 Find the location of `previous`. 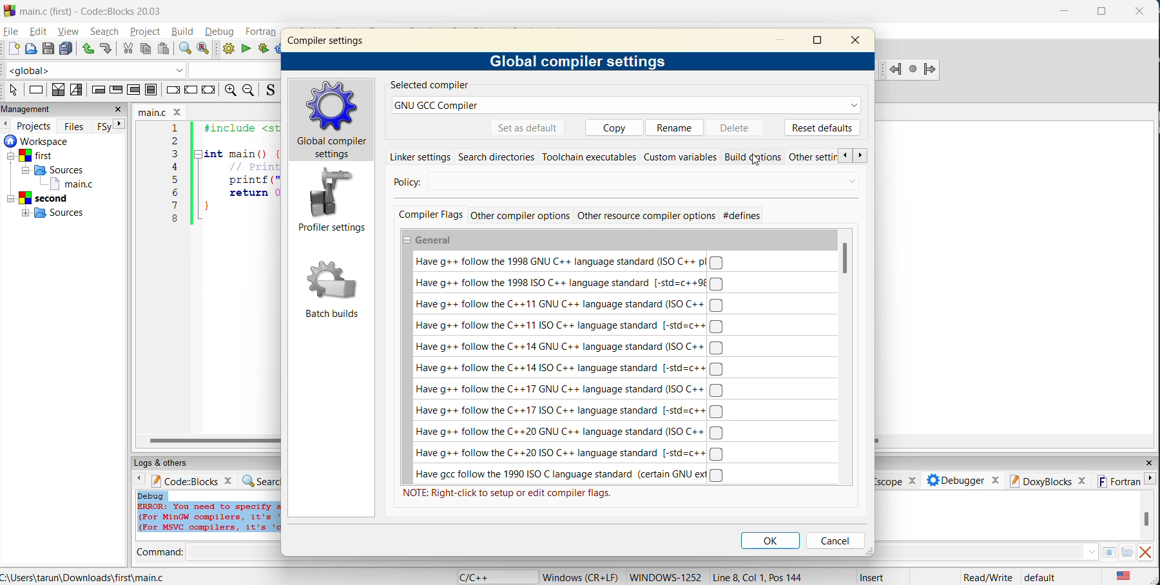

previous is located at coordinates (7, 124).